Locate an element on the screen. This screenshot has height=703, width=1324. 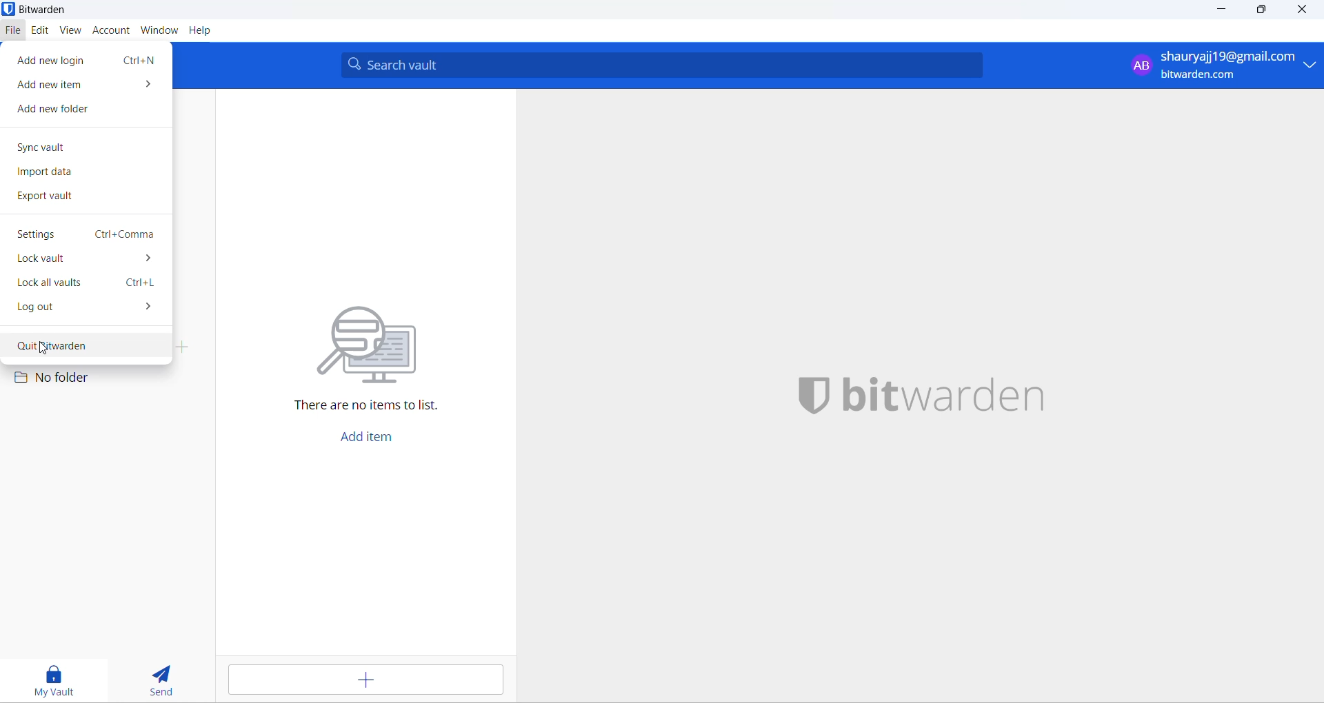
bitwarden application name is located at coordinates (51, 9).